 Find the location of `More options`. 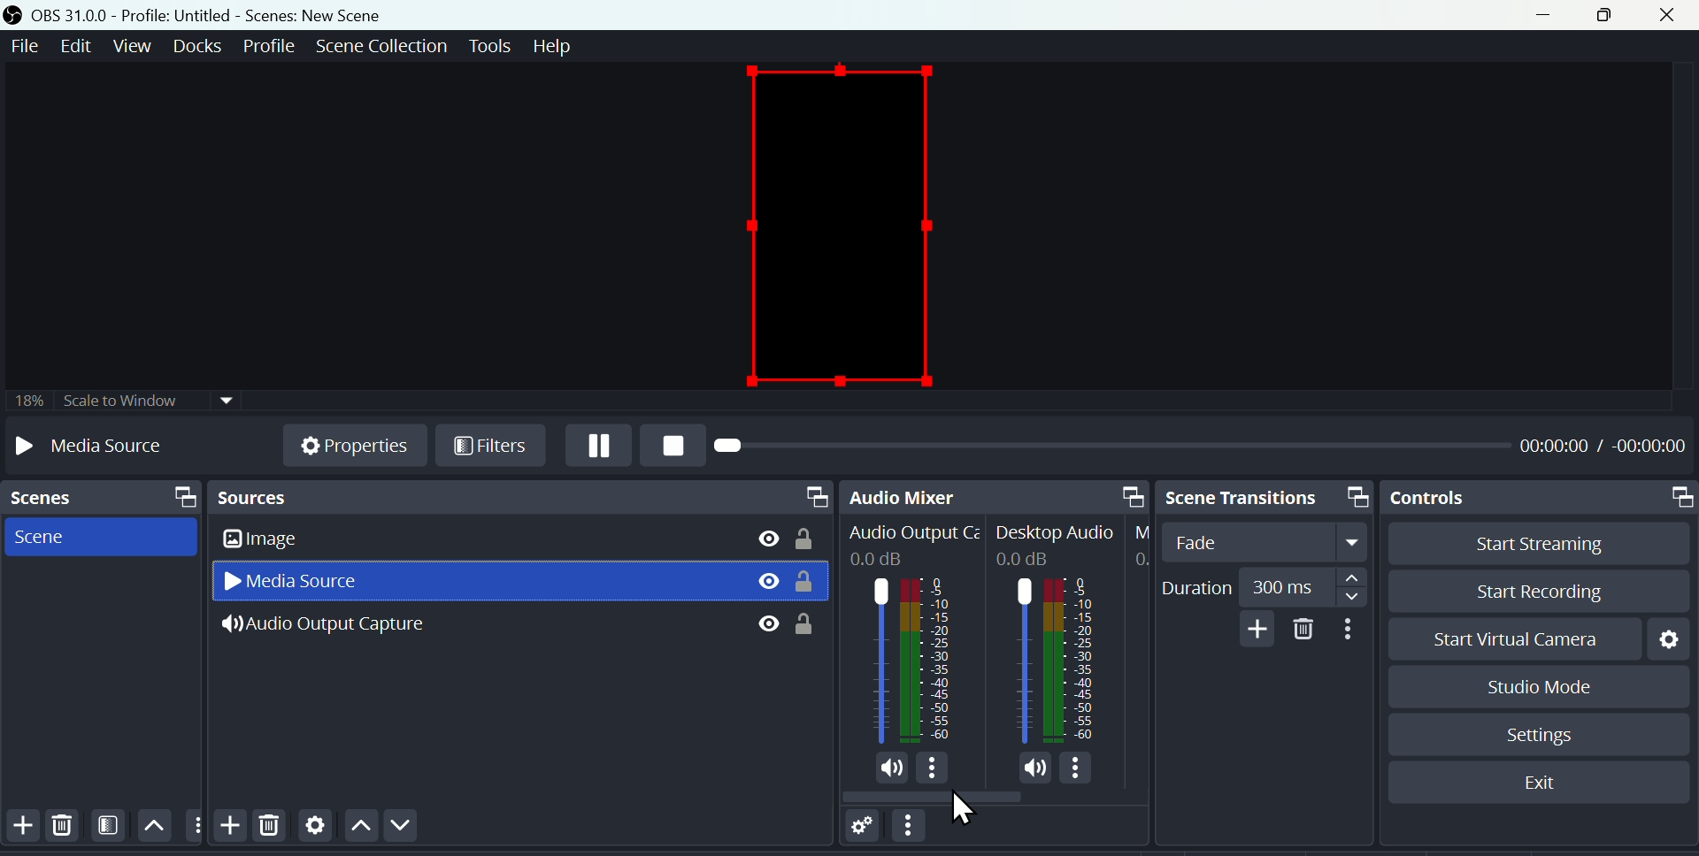

More options is located at coordinates (914, 831).